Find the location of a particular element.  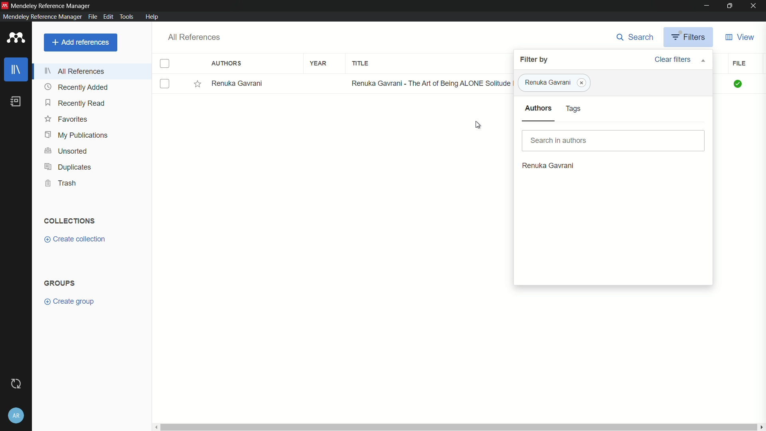

my publications is located at coordinates (77, 135).